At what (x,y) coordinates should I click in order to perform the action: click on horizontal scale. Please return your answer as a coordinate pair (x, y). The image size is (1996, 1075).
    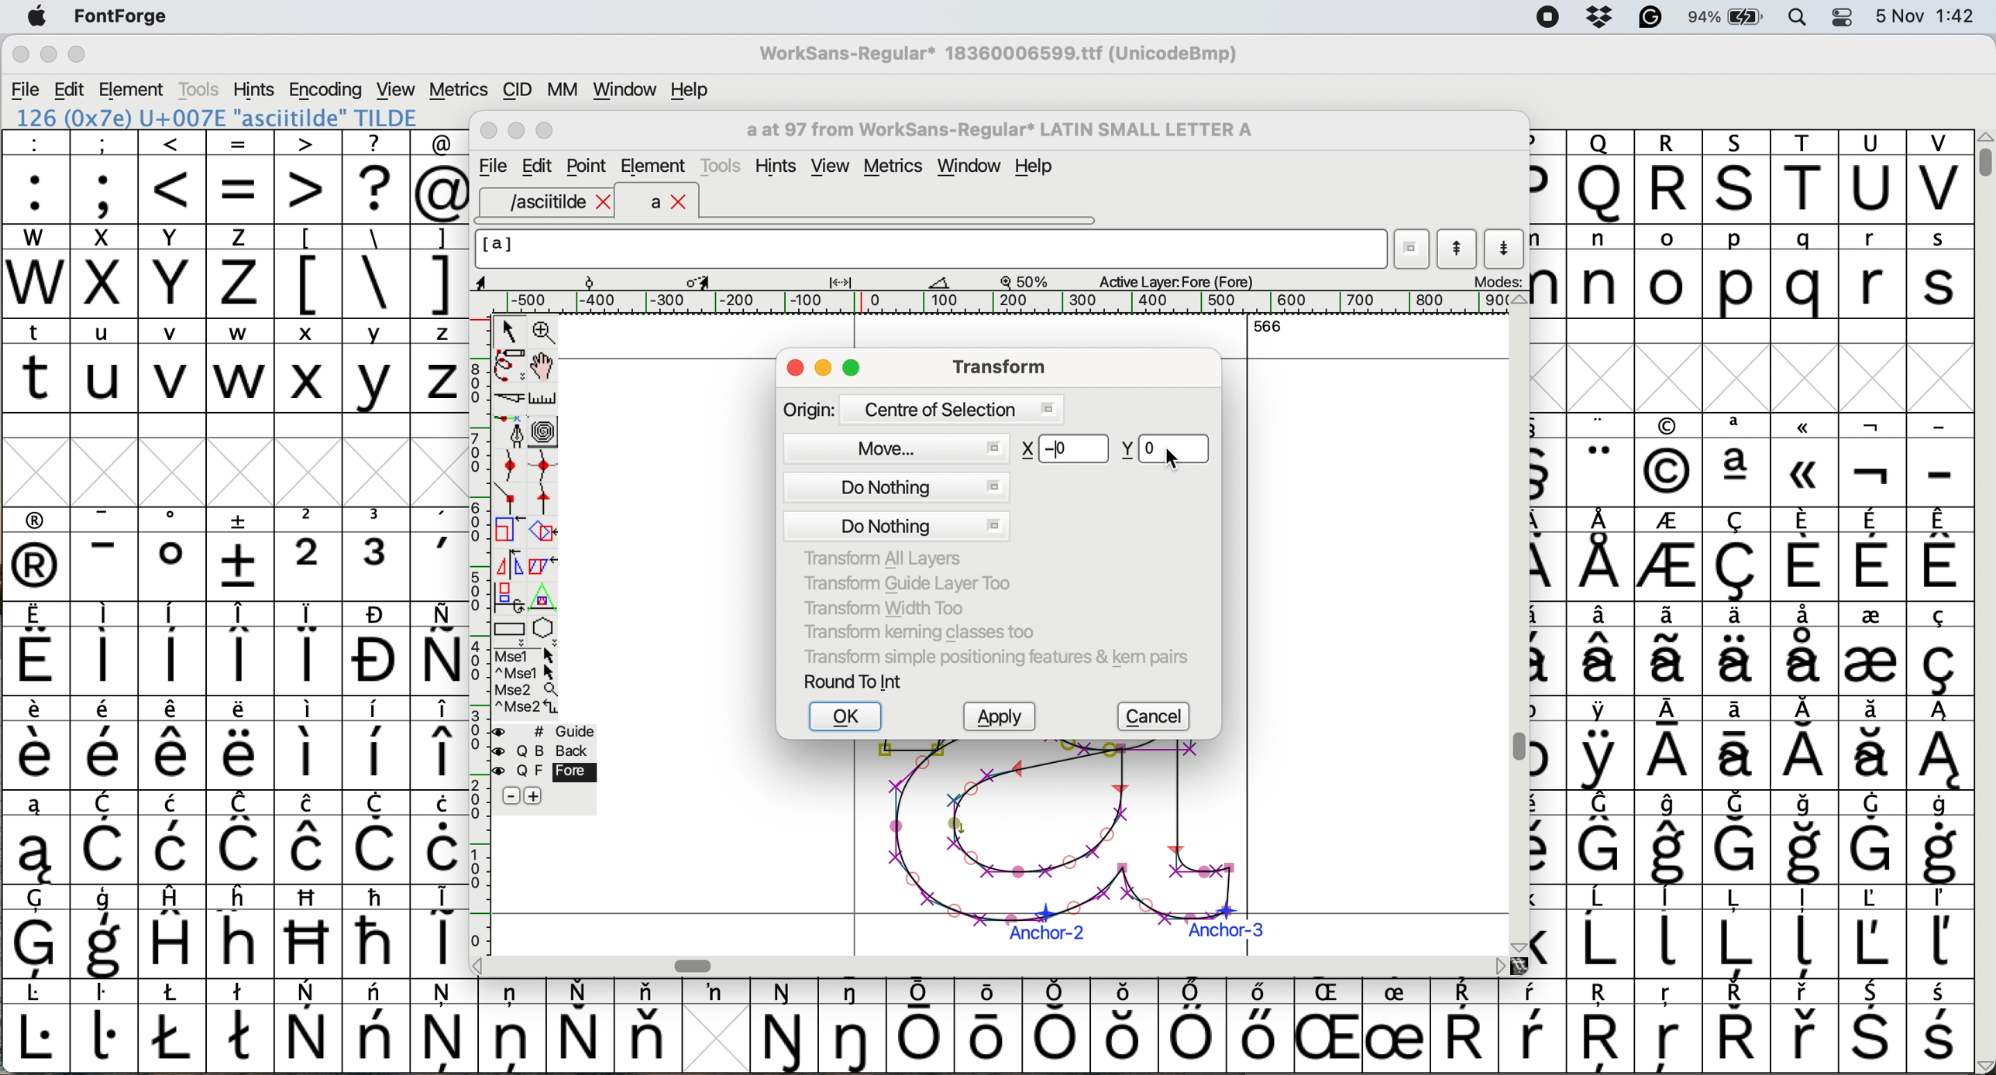
    Looking at the image, I should click on (1007, 303).